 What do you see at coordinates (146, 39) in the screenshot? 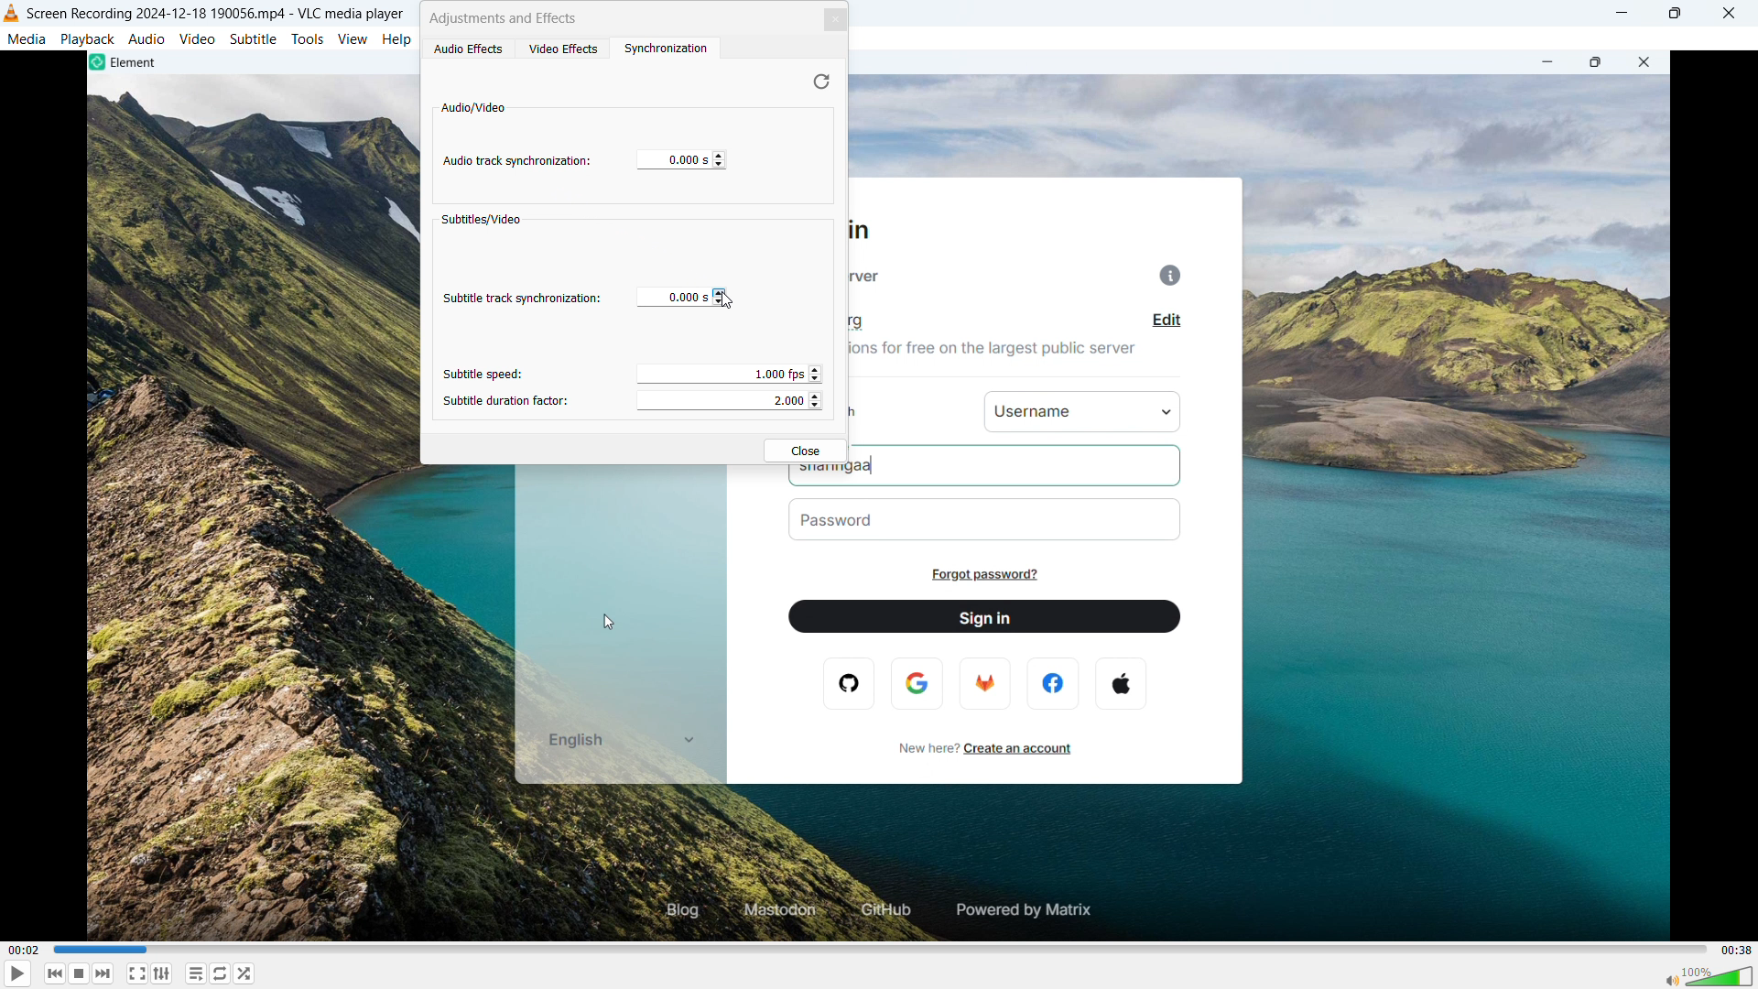
I see `audio` at bounding box center [146, 39].